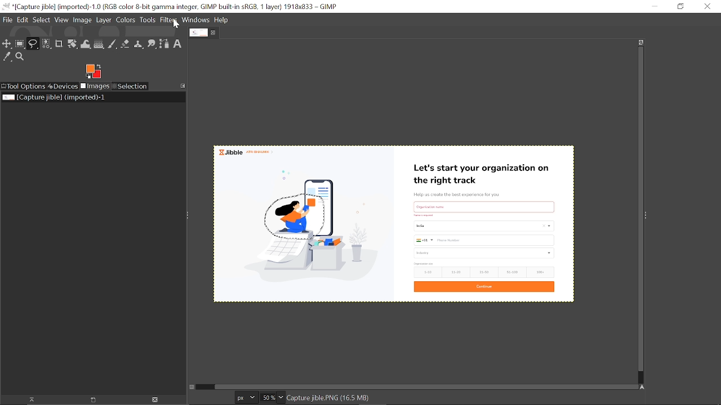 Image resolution: width=721 pixels, height=405 pixels. Describe the element at coordinates (648, 214) in the screenshot. I see `Sidebar menu` at that location.